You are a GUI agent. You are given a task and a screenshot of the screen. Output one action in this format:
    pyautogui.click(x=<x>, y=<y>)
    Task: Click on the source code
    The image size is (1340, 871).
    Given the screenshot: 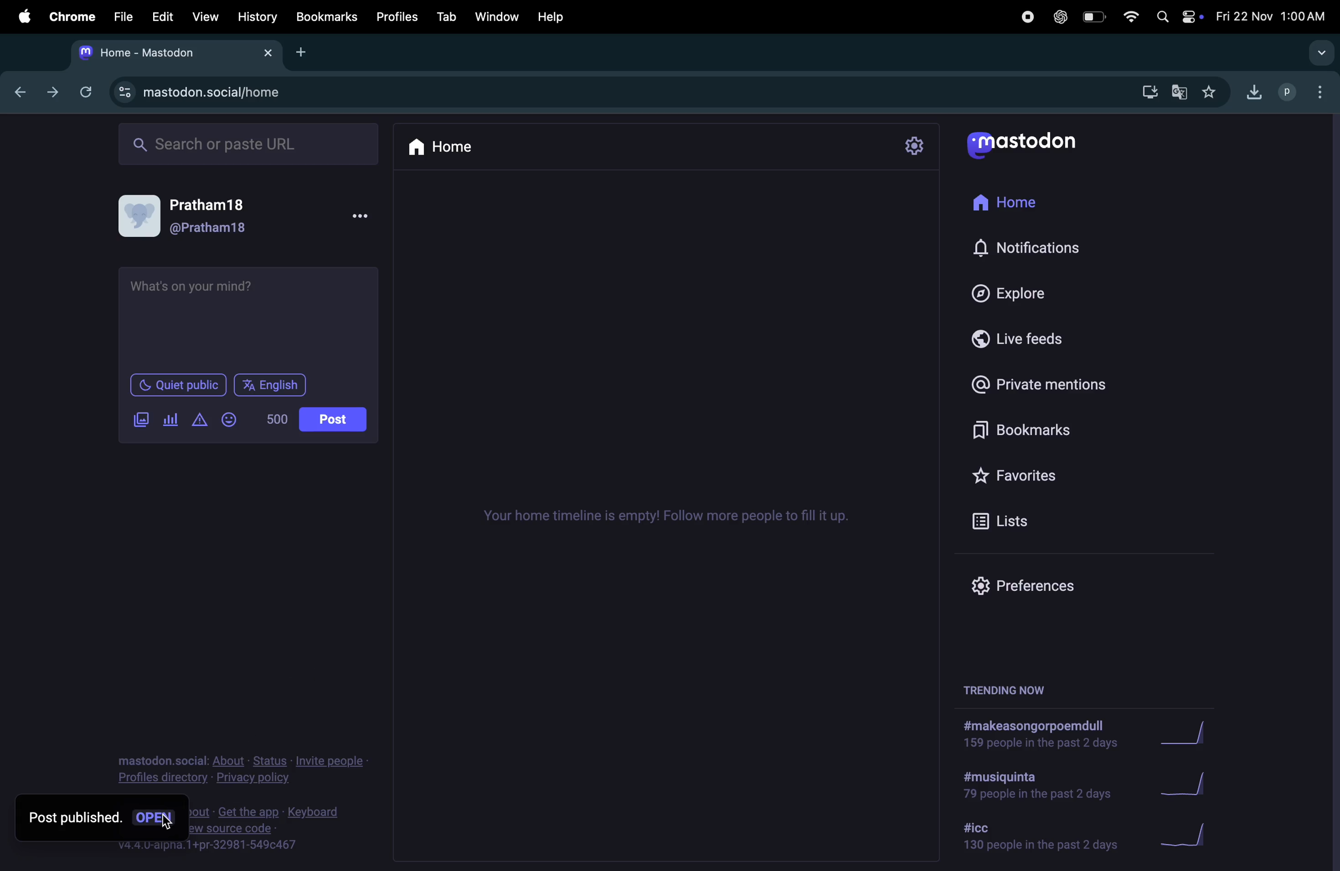 What is the action you would take?
    pyautogui.click(x=232, y=828)
    